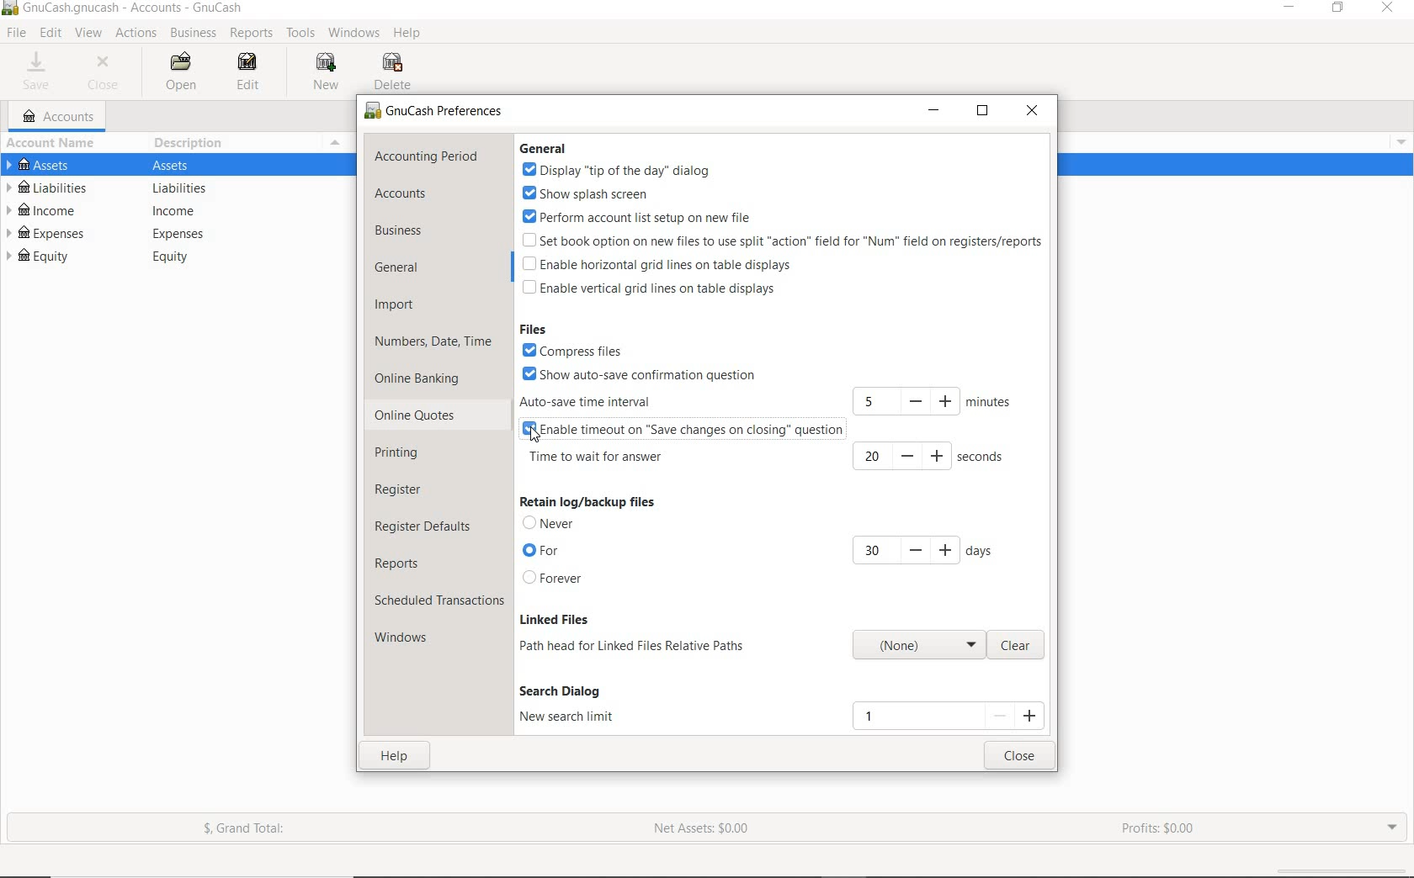 The image size is (1414, 878). I want to click on new search field, so click(949, 715).